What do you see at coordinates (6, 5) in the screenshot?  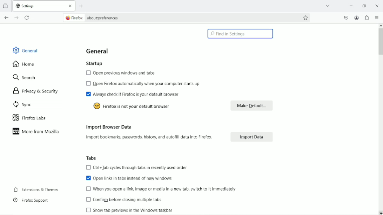 I see `view recent browsing` at bounding box center [6, 5].